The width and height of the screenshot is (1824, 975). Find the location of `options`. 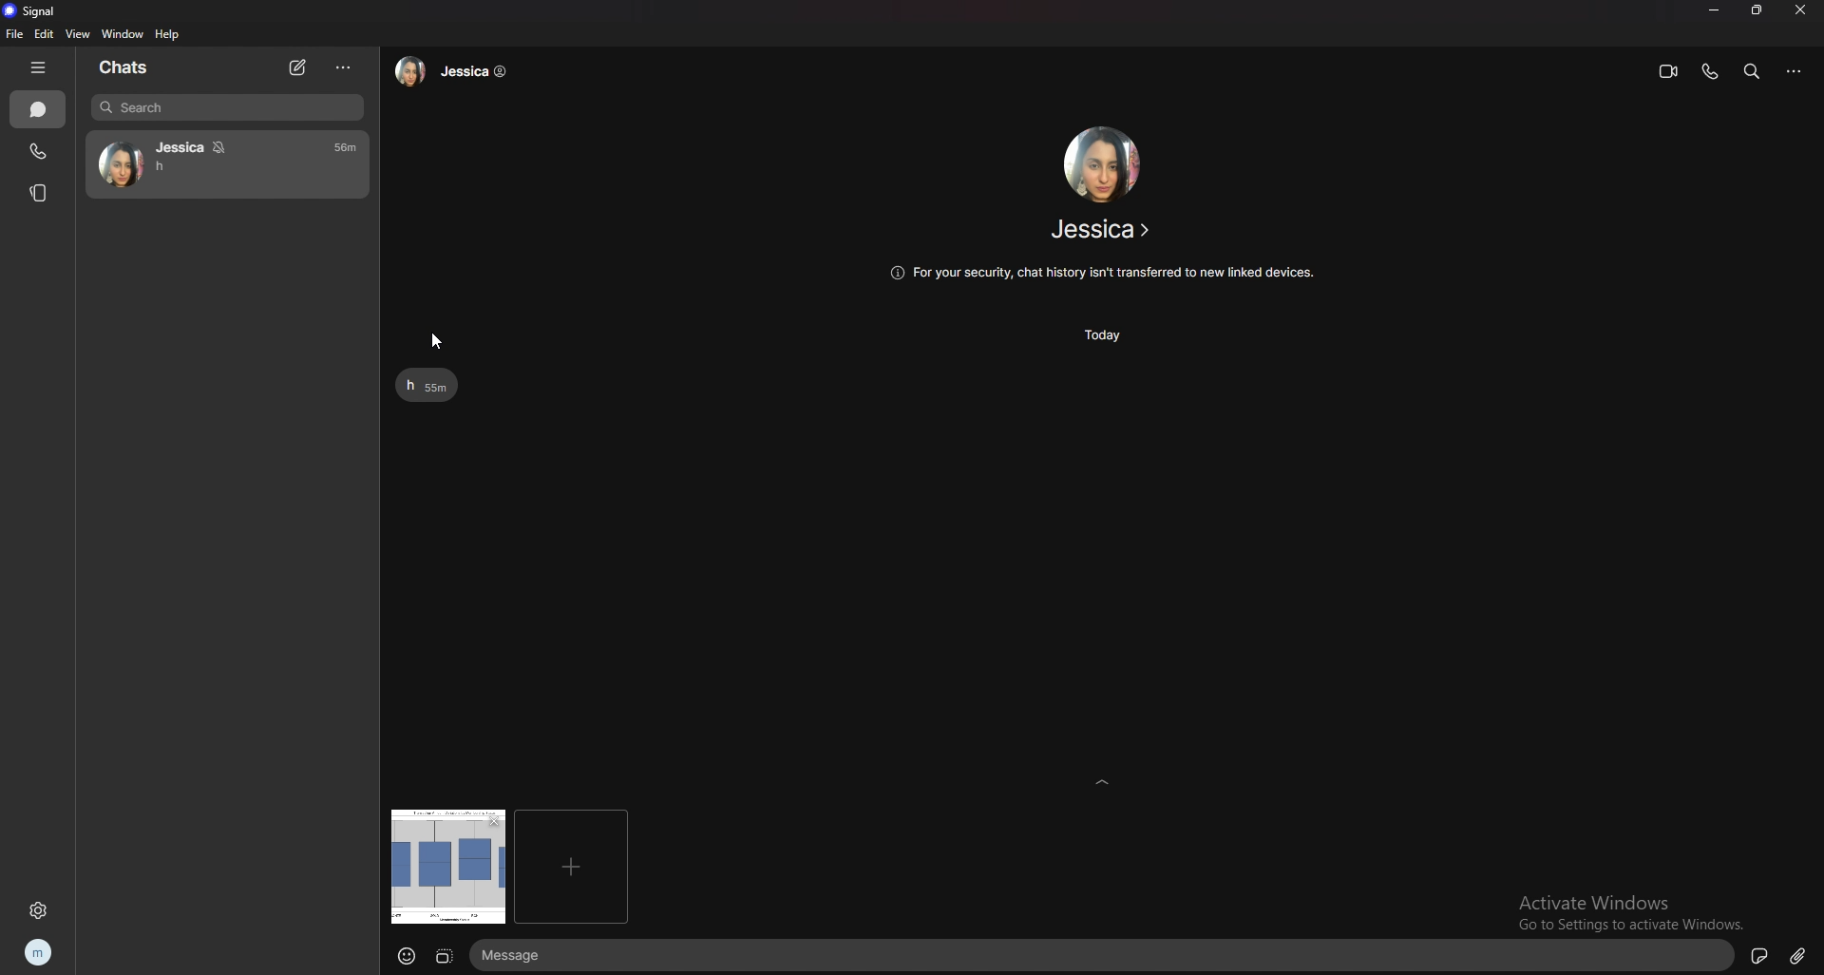

options is located at coordinates (1795, 71).